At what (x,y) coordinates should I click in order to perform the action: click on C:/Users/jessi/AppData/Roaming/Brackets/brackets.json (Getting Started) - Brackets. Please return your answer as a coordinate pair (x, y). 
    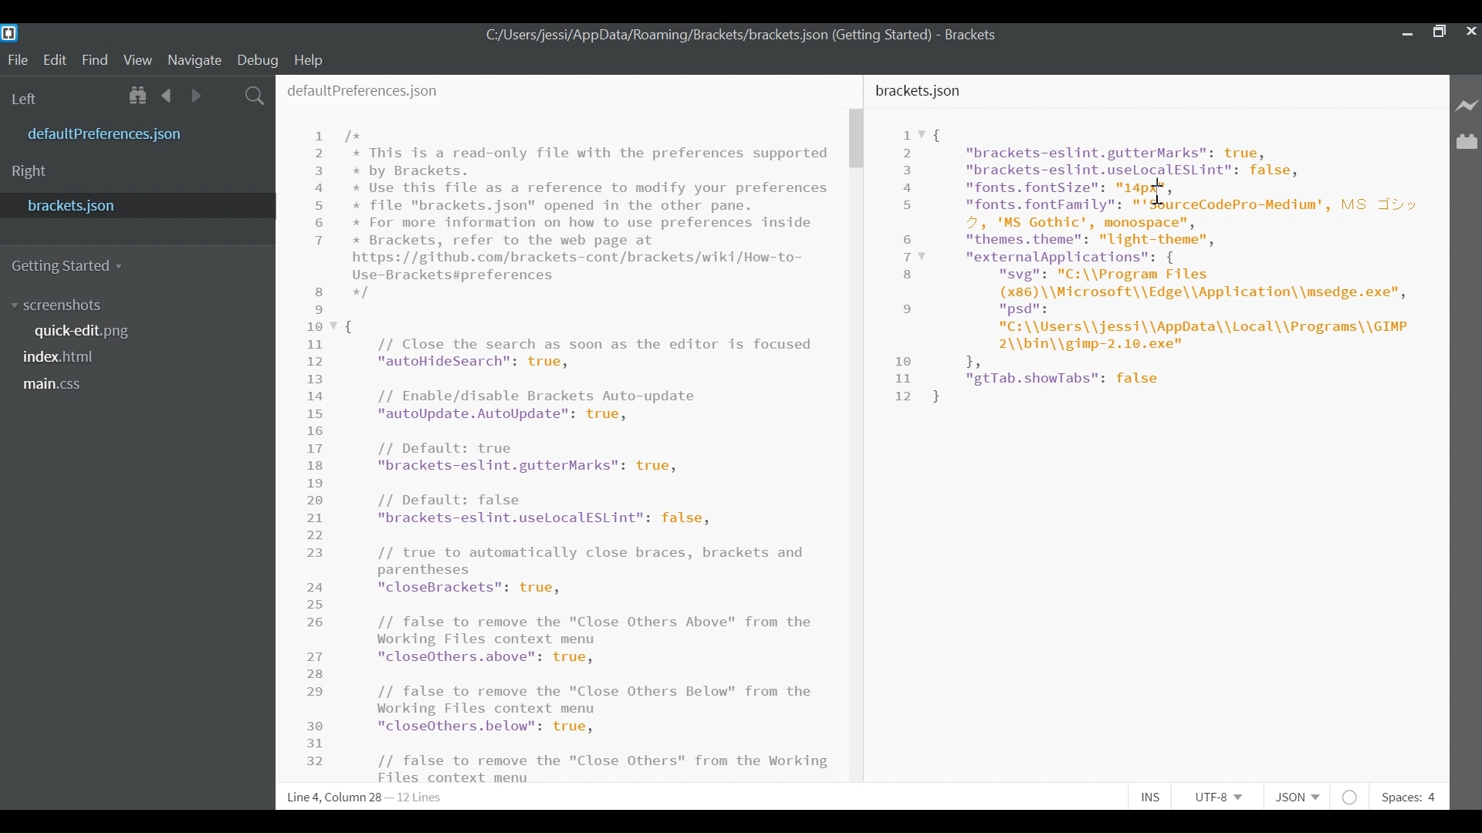
    Looking at the image, I should click on (742, 38).